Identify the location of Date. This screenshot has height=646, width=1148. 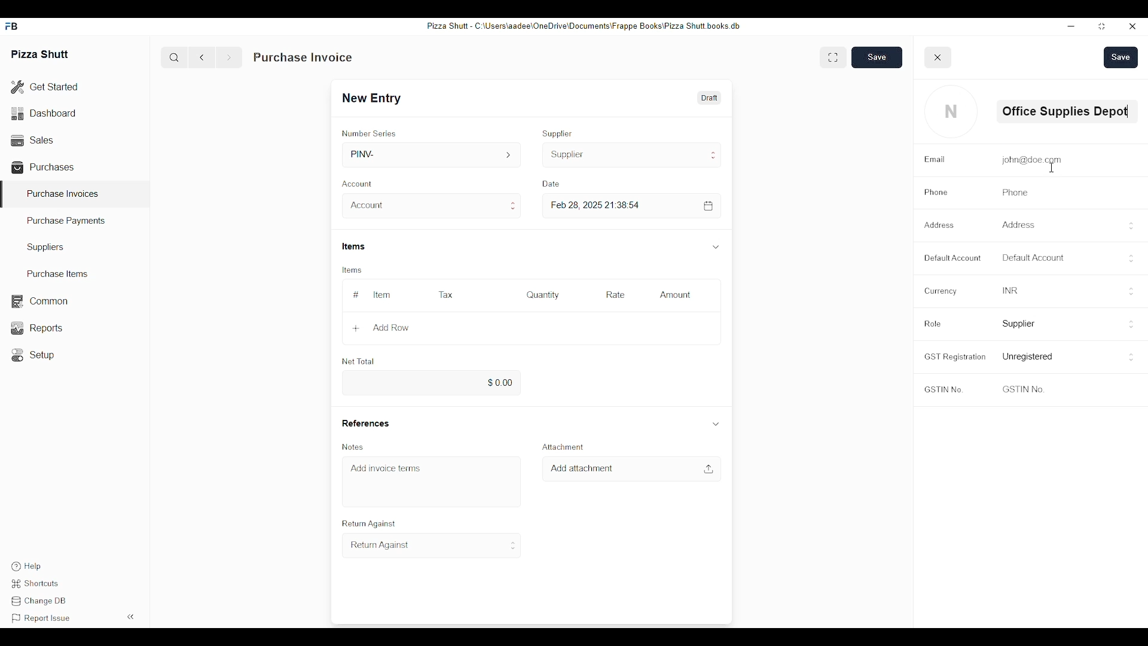
(553, 184).